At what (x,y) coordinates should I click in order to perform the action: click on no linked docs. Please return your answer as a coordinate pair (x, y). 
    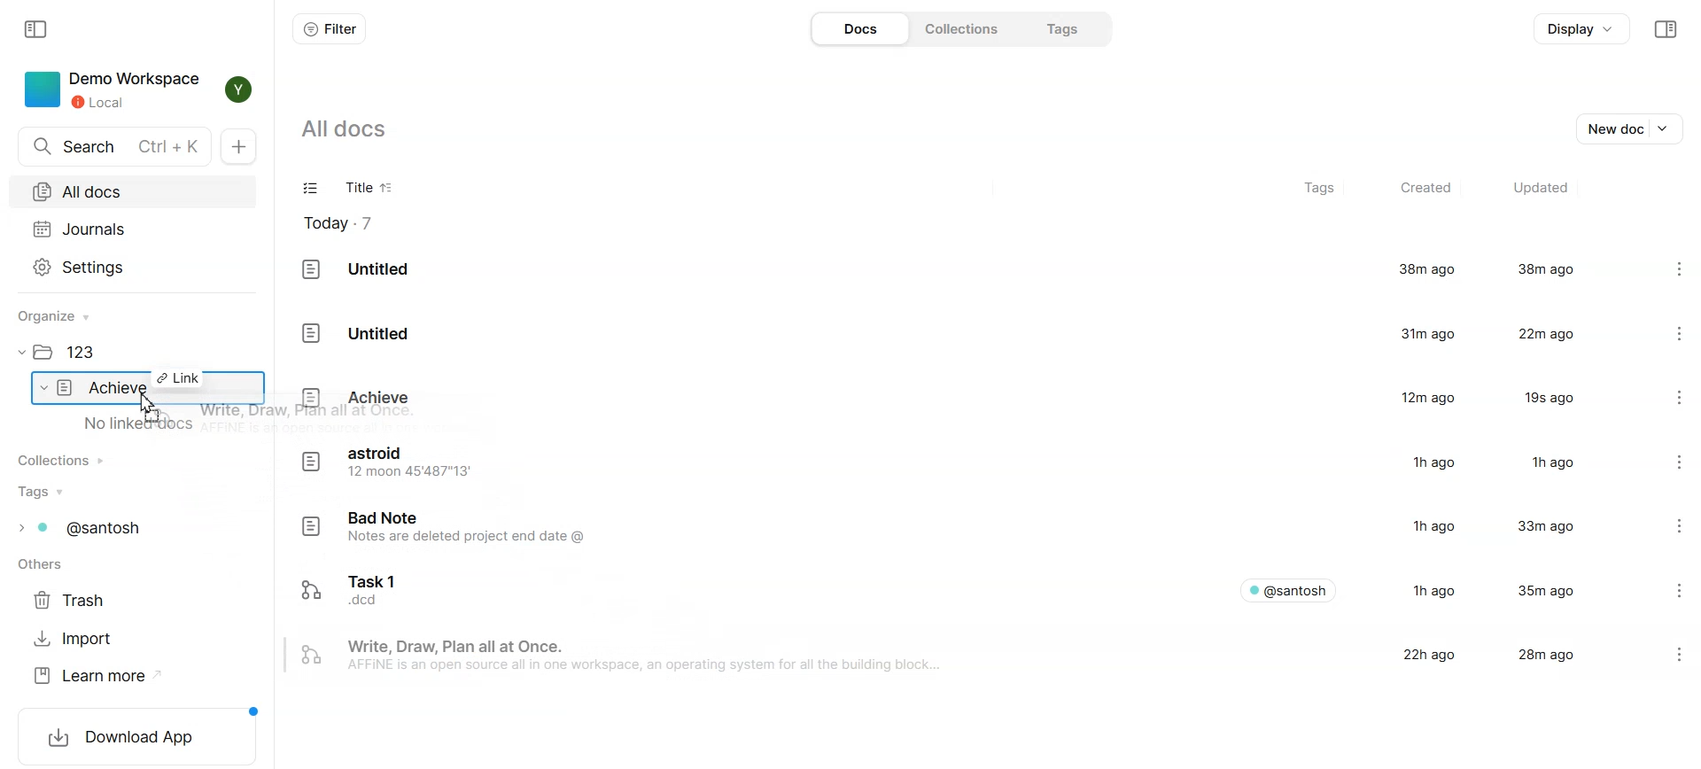
    Looking at the image, I should click on (141, 424).